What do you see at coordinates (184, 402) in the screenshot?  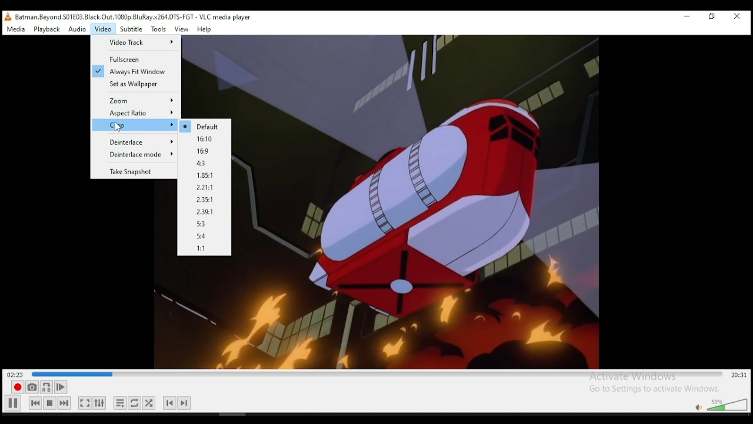 I see `next chapter` at bounding box center [184, 402].